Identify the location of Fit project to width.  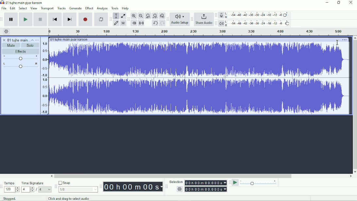
(155, 16).